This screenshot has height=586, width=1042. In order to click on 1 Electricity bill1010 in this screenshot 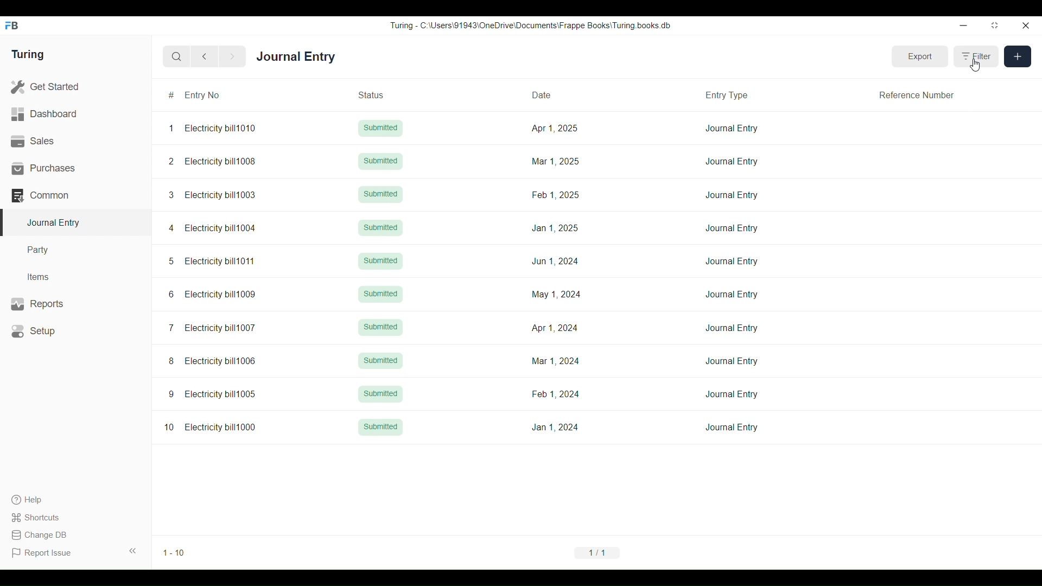, I will do `click(212, 128)`.